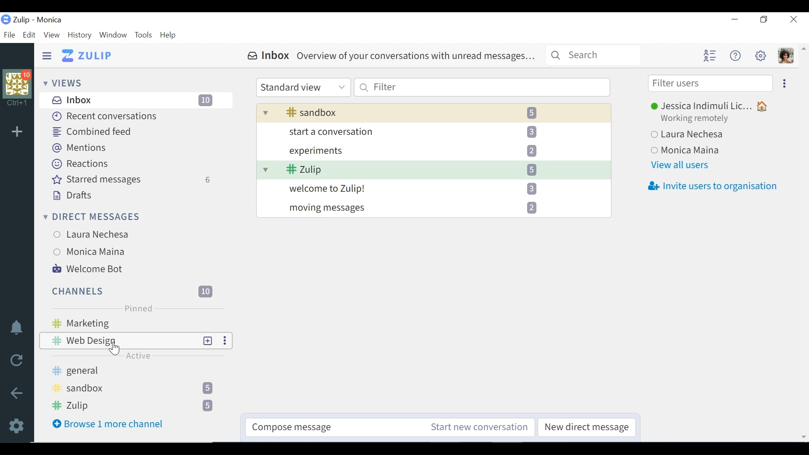 Image resolution: width=809 pixels, height=455 pixels. What do you see at coordinates (806, 244) in the screenshot?
I see `vertical scrollbar` at bounding box center [806, 244].